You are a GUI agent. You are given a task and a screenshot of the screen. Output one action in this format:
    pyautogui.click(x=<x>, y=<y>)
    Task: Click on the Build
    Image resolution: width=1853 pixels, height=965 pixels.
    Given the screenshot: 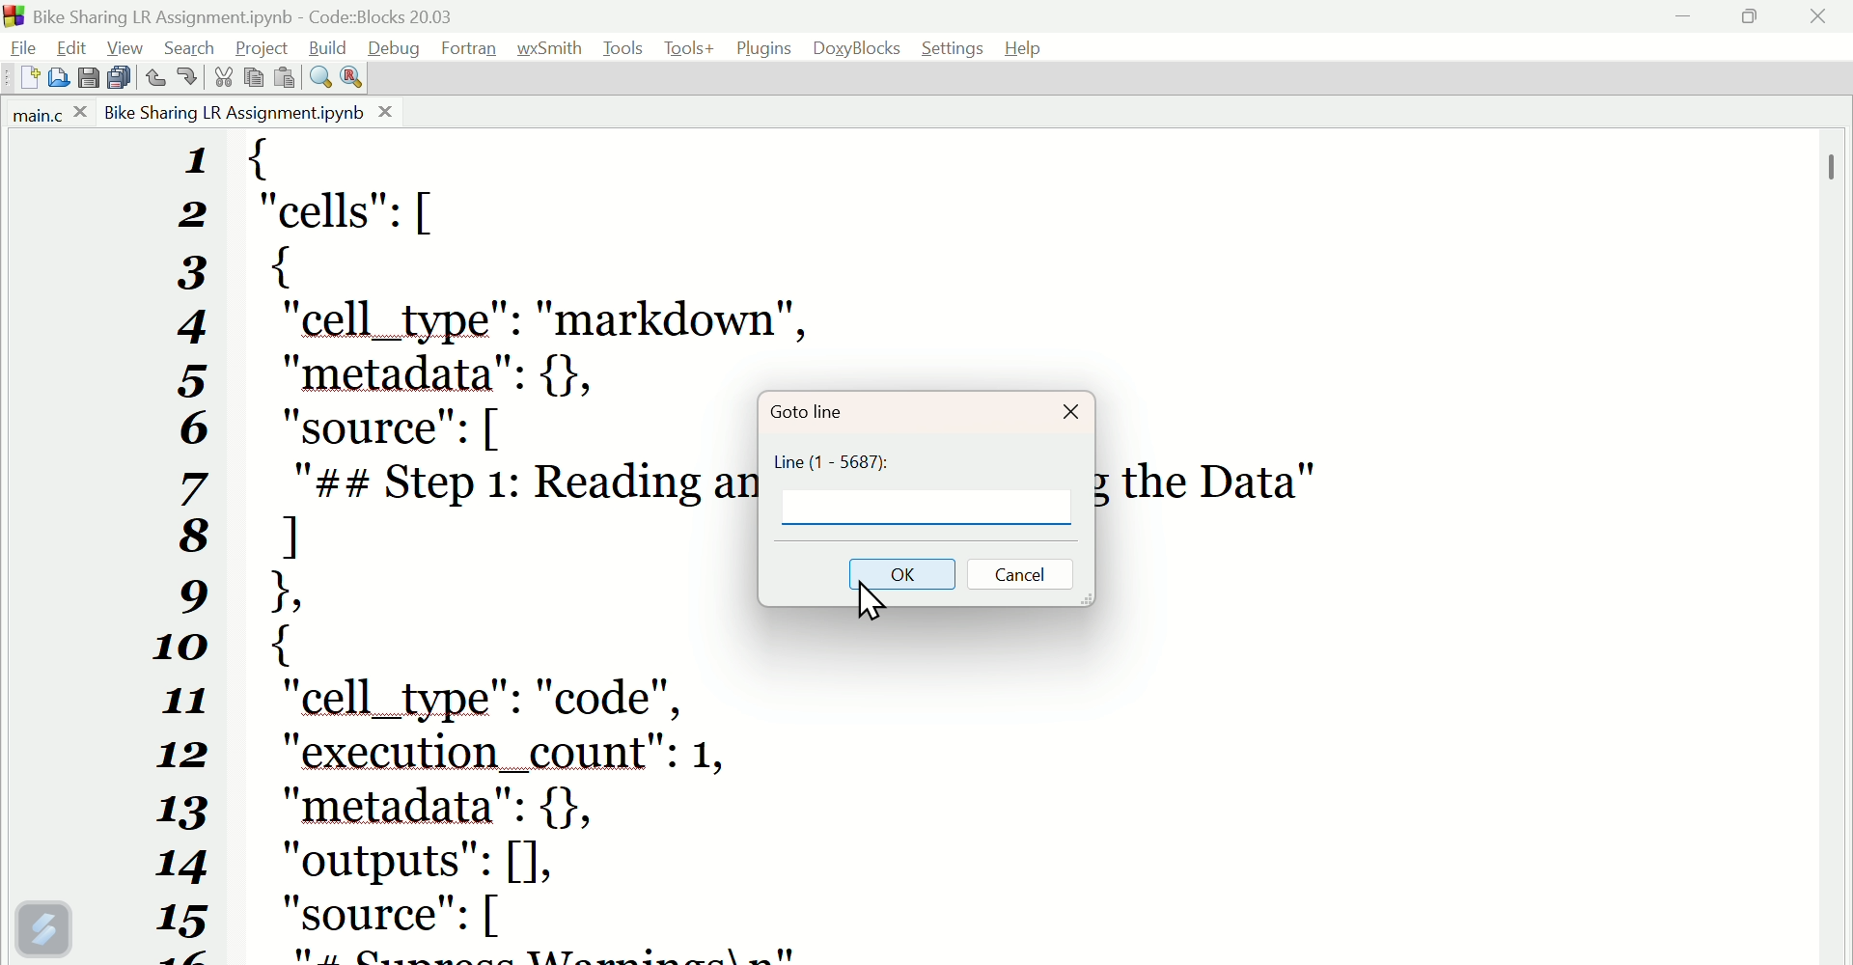 What is the action you would take?
    pyautogui.click(x=331, y=46)
    